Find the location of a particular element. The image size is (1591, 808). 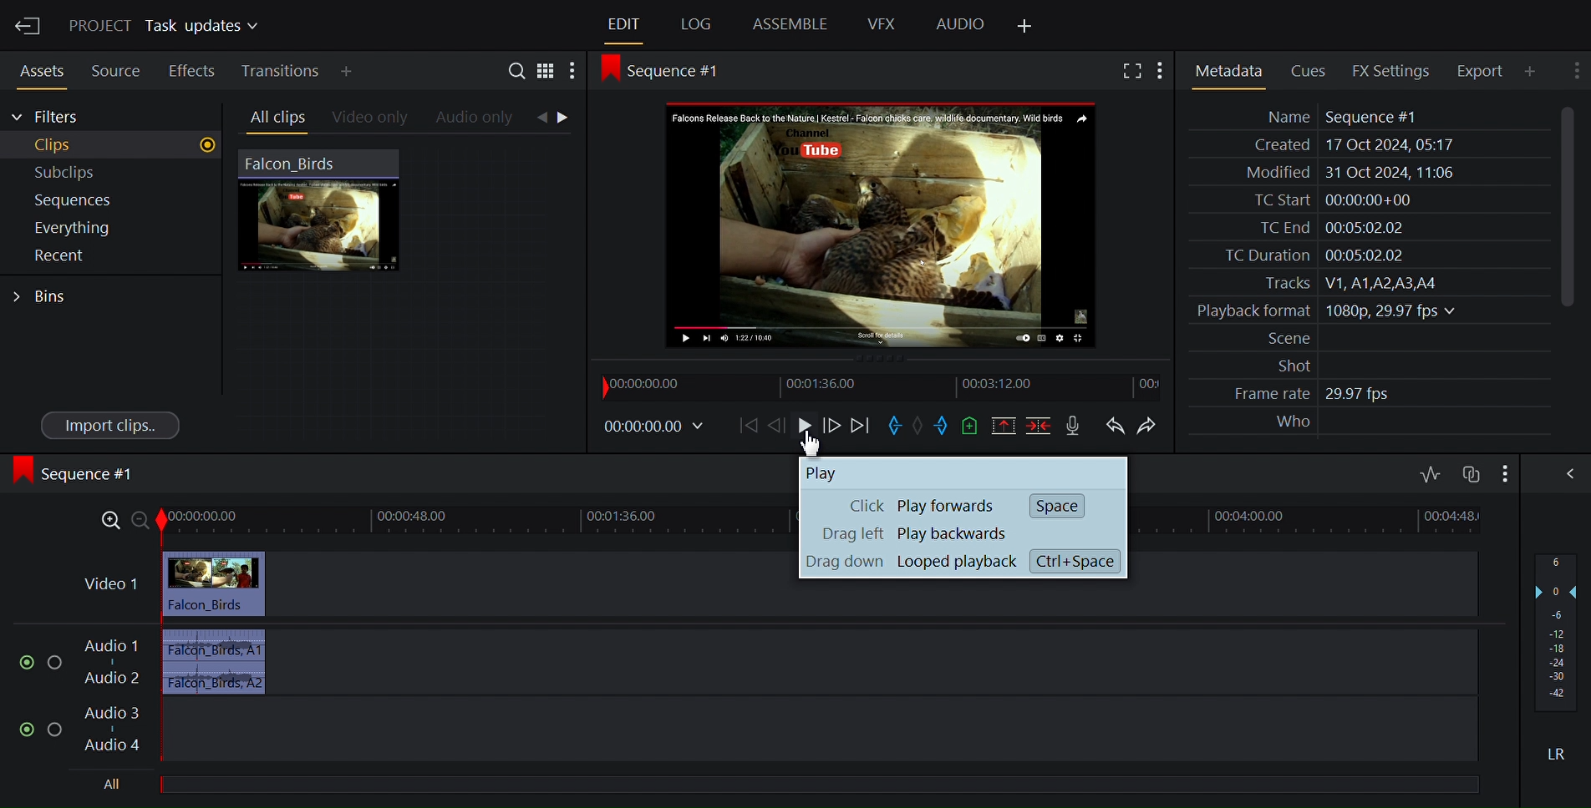

Redo is located at coordinates (1147, 424).